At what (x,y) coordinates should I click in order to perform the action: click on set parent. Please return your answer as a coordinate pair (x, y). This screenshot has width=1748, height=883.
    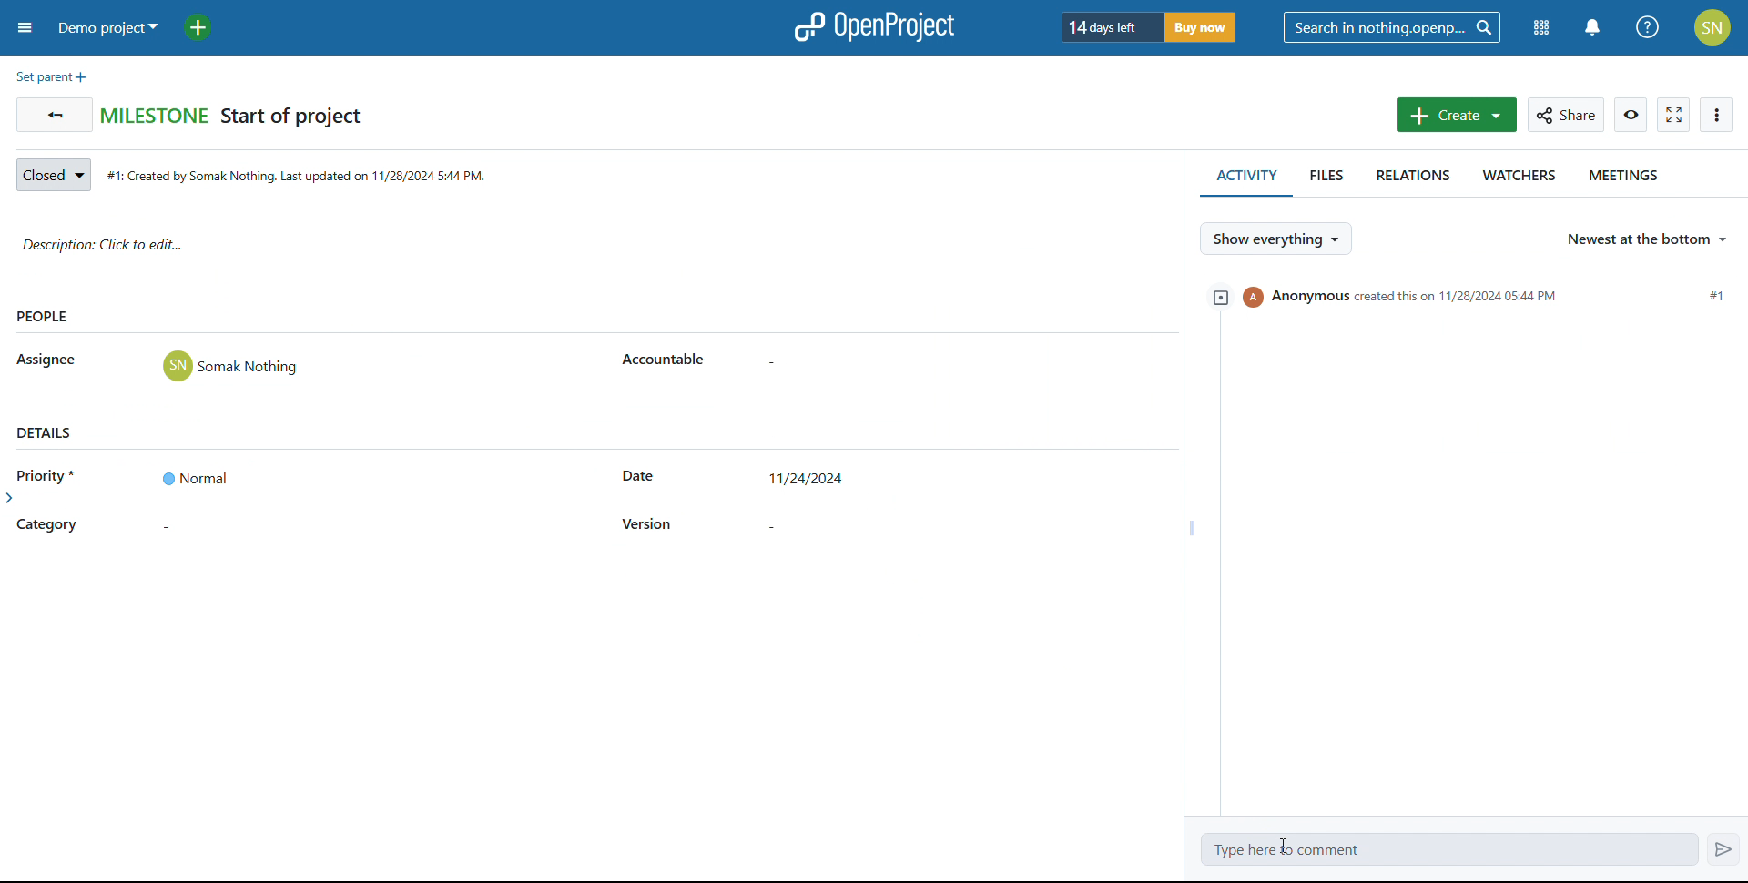
    Looking at the image, I should click on (51, 77).